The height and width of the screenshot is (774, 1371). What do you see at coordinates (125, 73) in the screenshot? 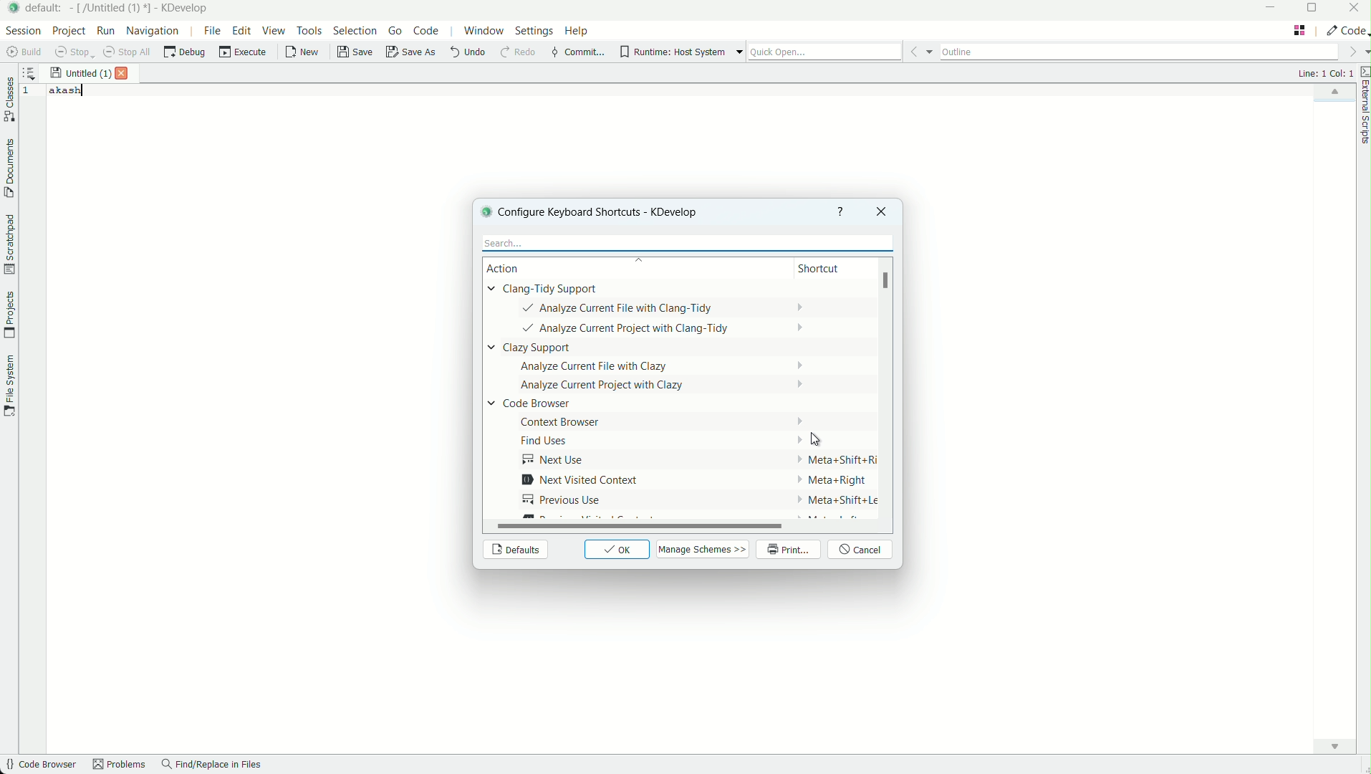
I see `close file` at bounding box center [125, 73].